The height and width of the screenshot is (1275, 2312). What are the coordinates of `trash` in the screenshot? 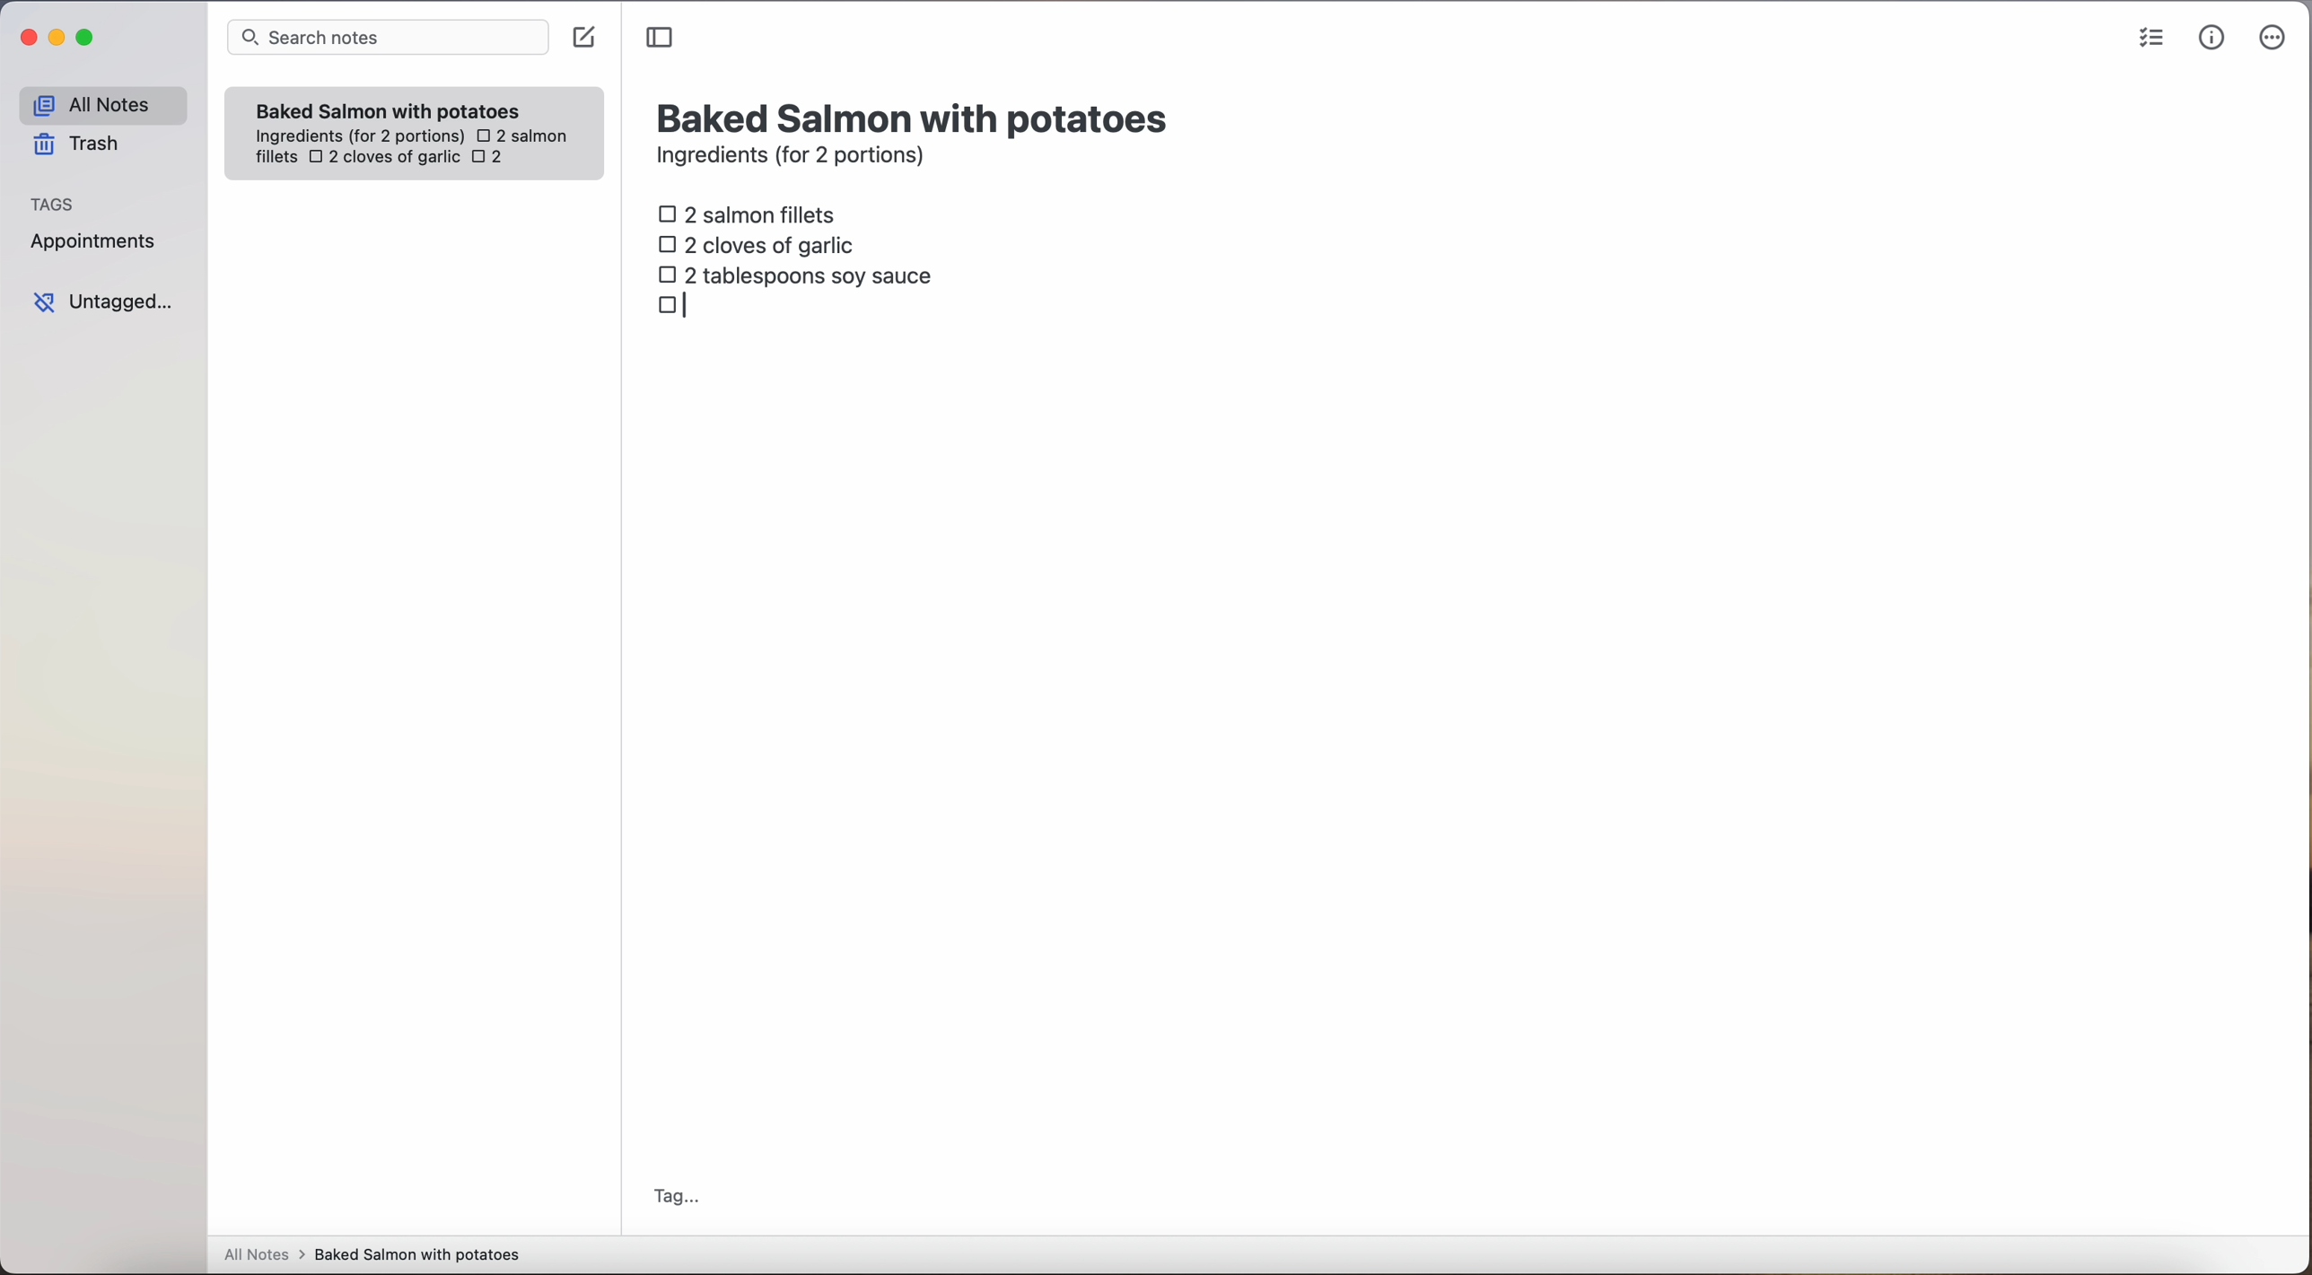 It's located at (83, 144).